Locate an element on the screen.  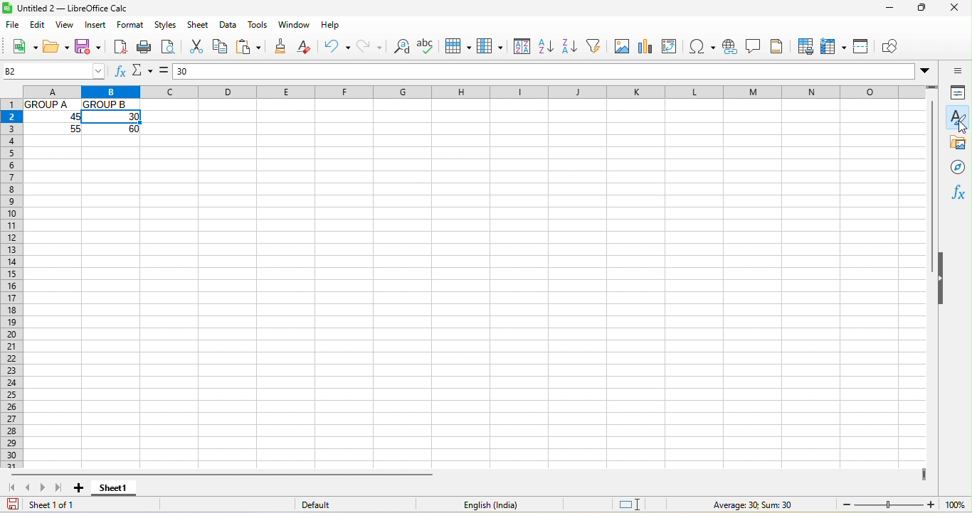
clone formatting is located at coordinates (282, 46).